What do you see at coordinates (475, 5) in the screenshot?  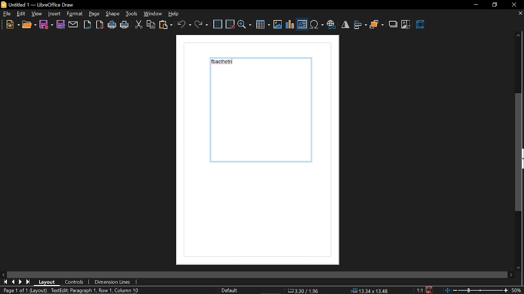 I see `Minimize` at bounding box center [475, 5].